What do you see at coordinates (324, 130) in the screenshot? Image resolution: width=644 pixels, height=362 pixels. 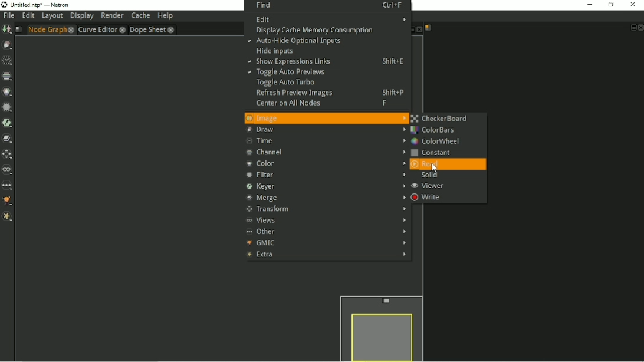 I see `Draw` at bounding box center [324, 130].